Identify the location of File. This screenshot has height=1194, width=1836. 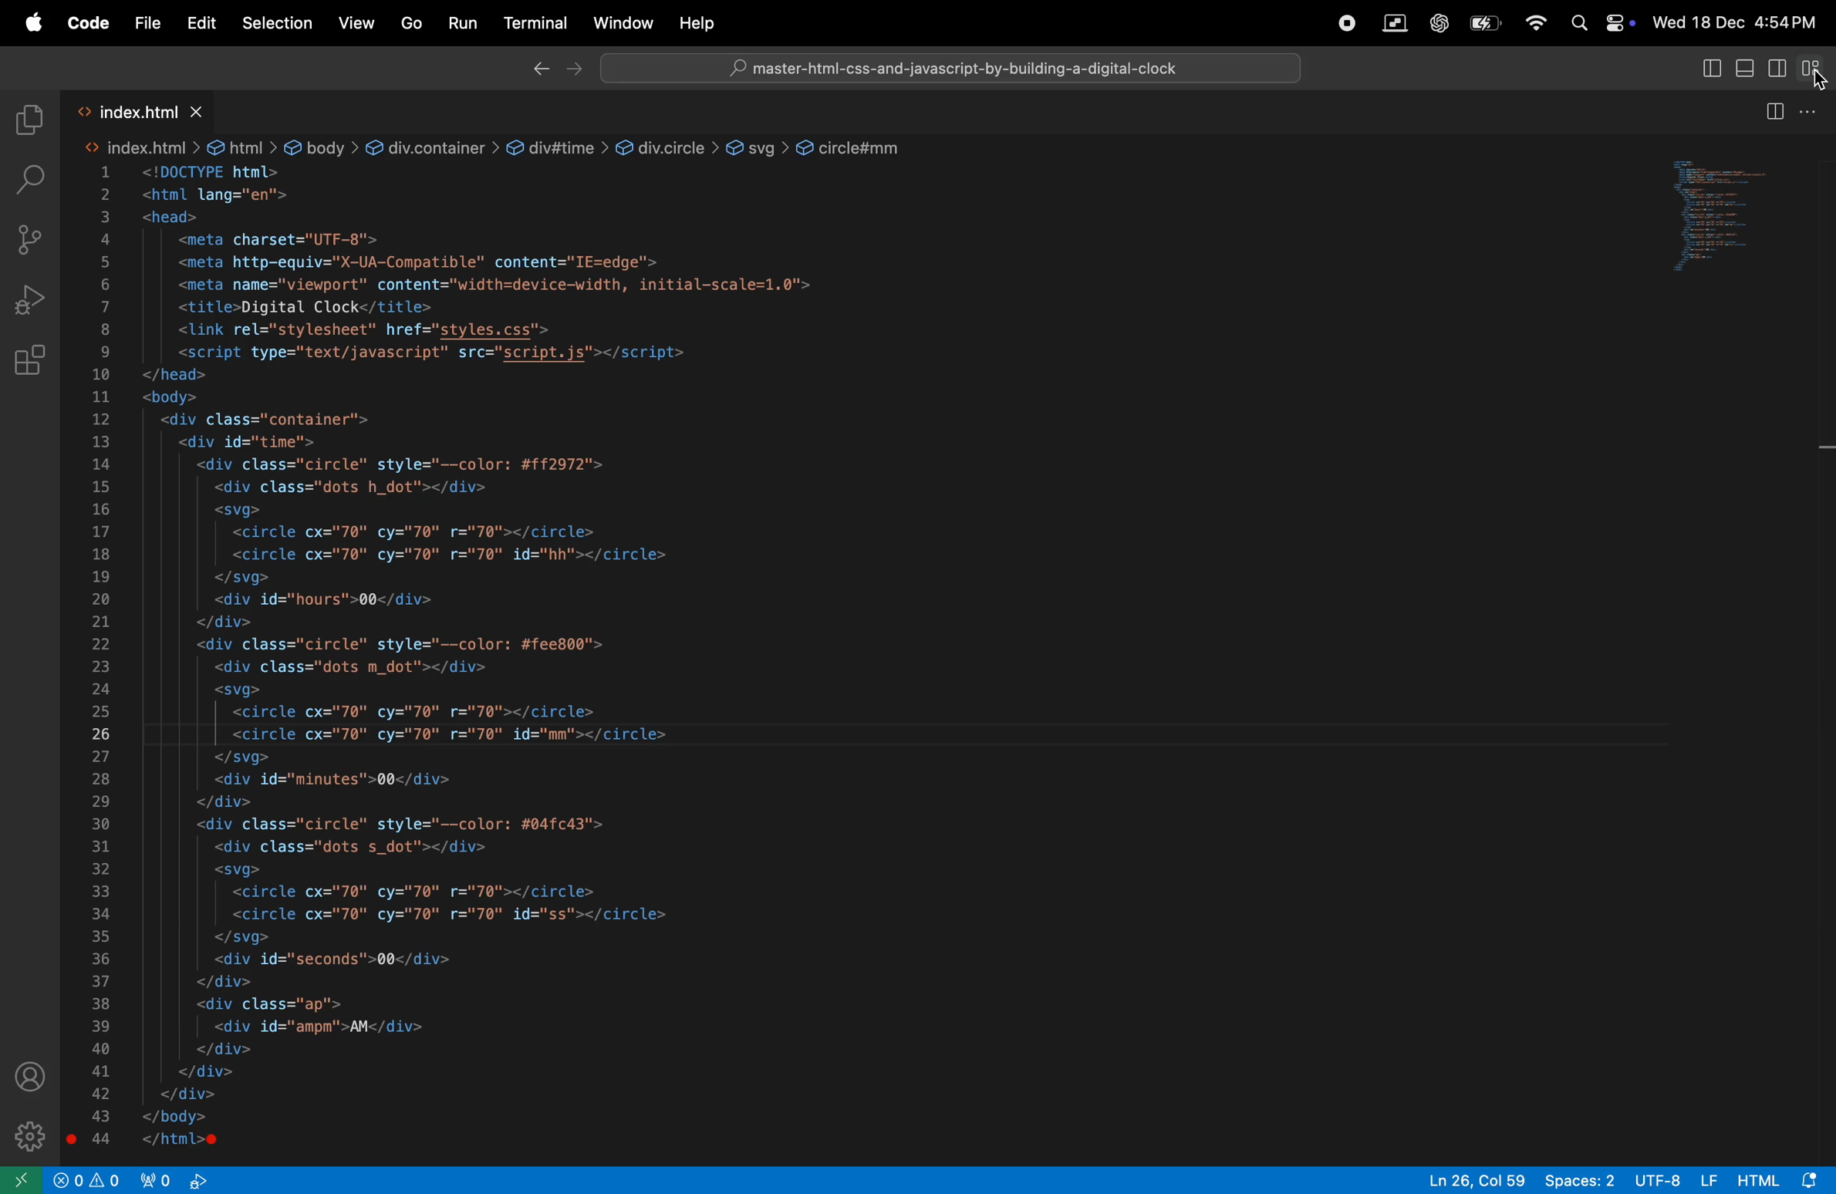
(146, 24).